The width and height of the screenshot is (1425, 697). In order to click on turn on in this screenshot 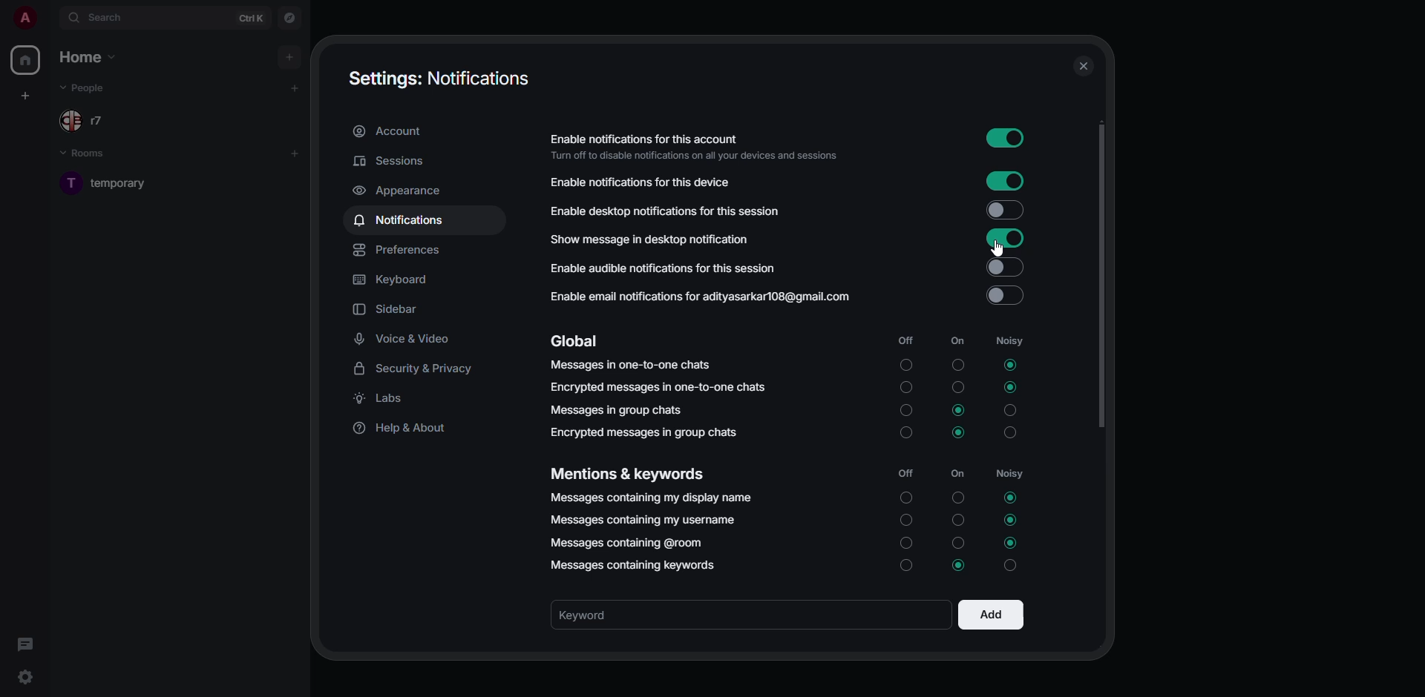, I will do `click(904, 546)`.